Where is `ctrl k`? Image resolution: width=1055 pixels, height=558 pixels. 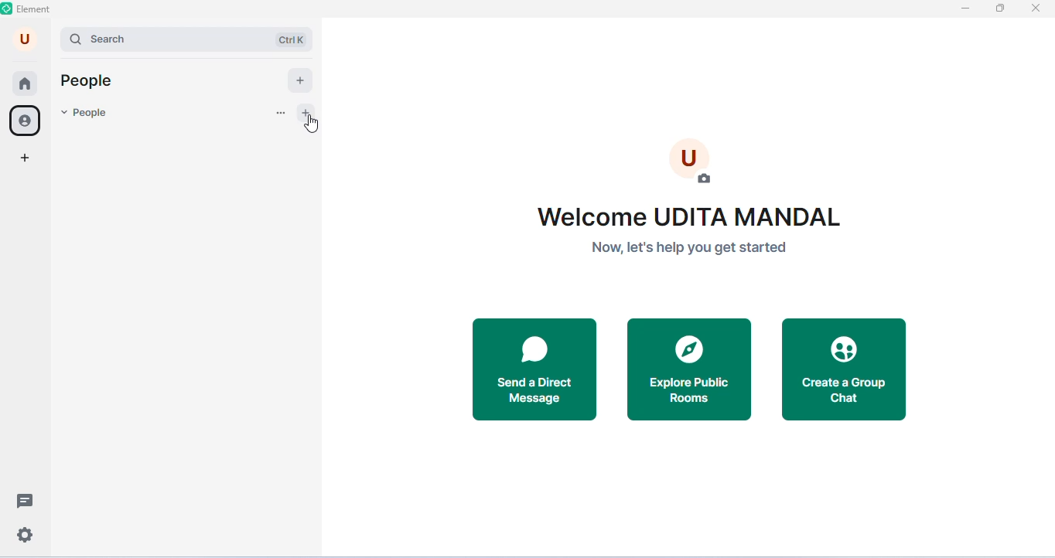
ctrl k is located at coordinates (293, 39).